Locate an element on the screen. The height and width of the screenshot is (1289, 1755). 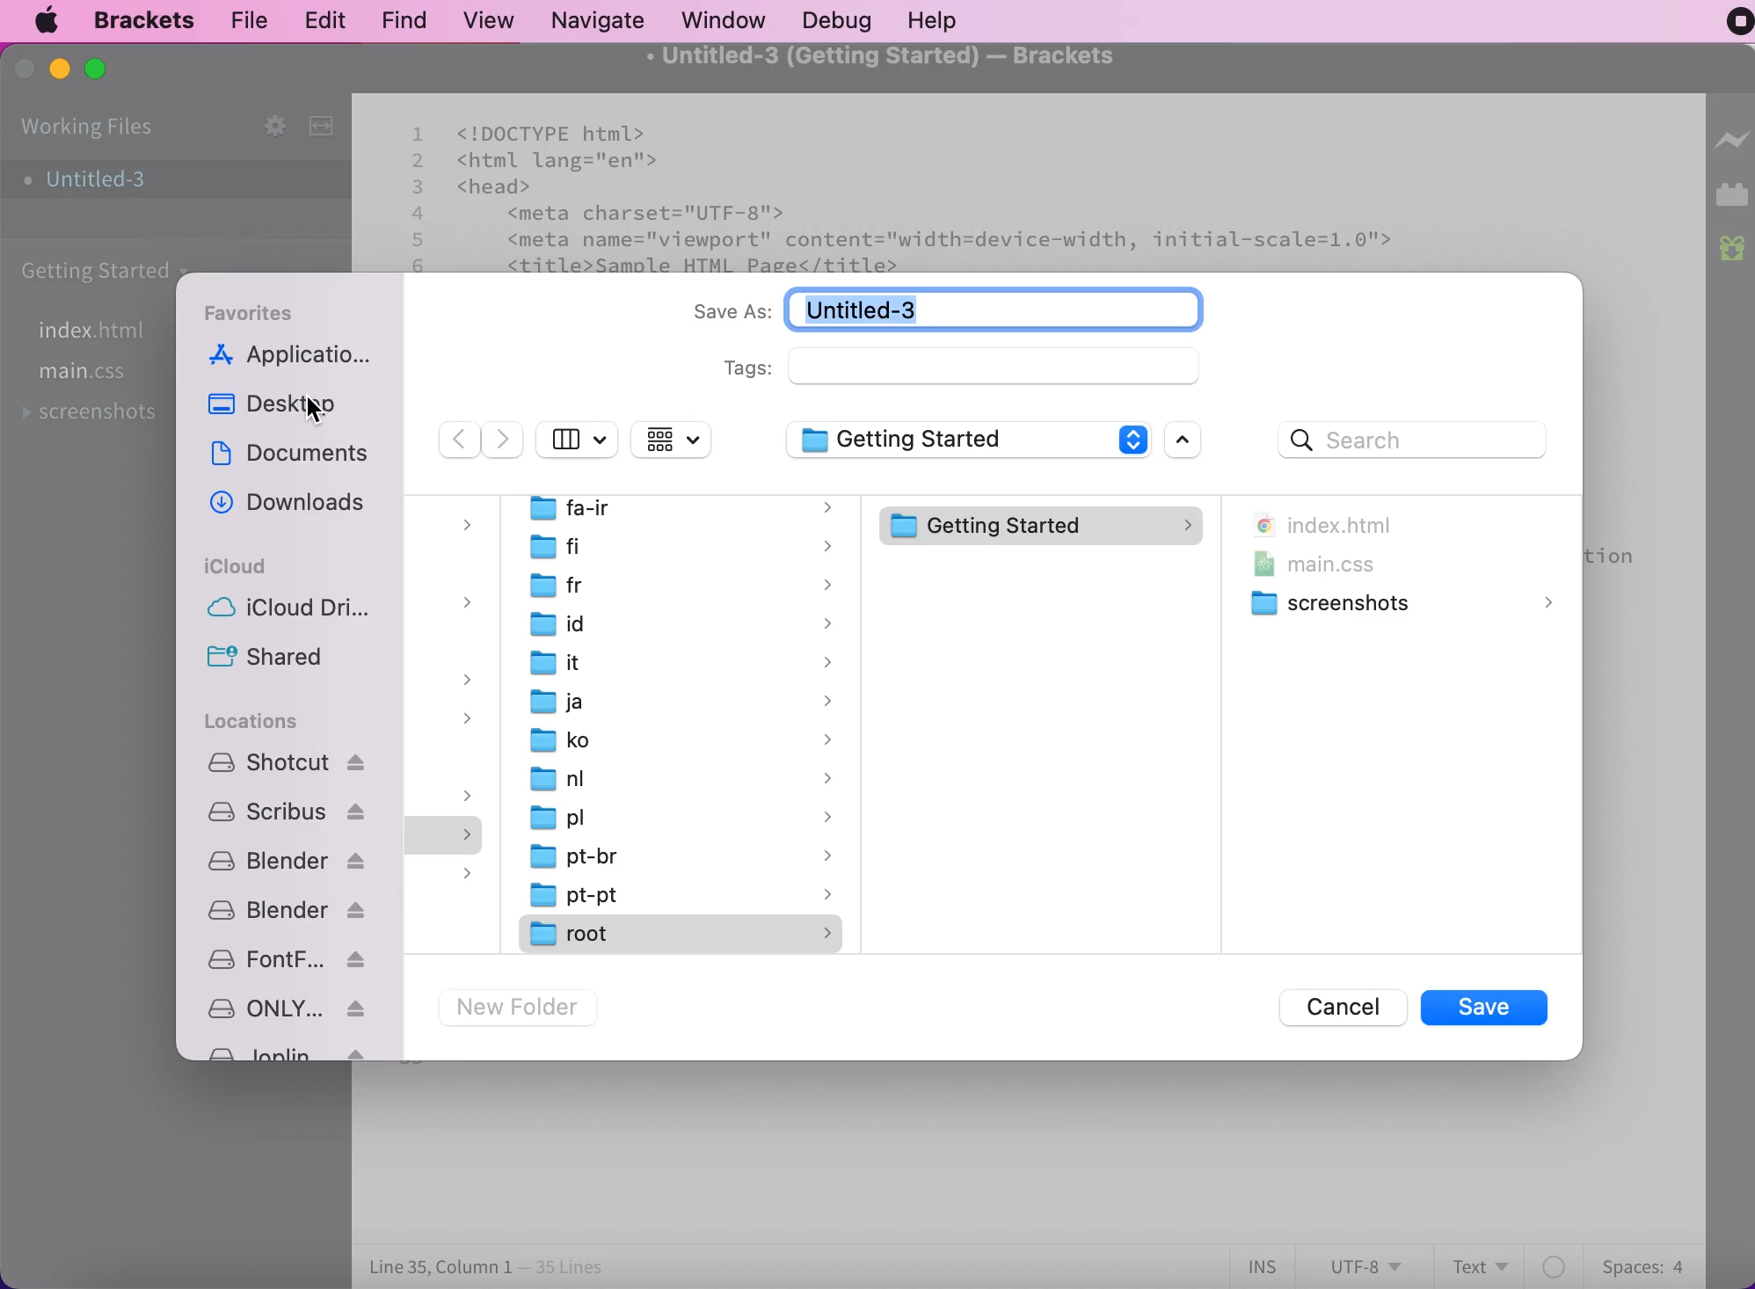
fontforge is located at coordinates (288, 960).